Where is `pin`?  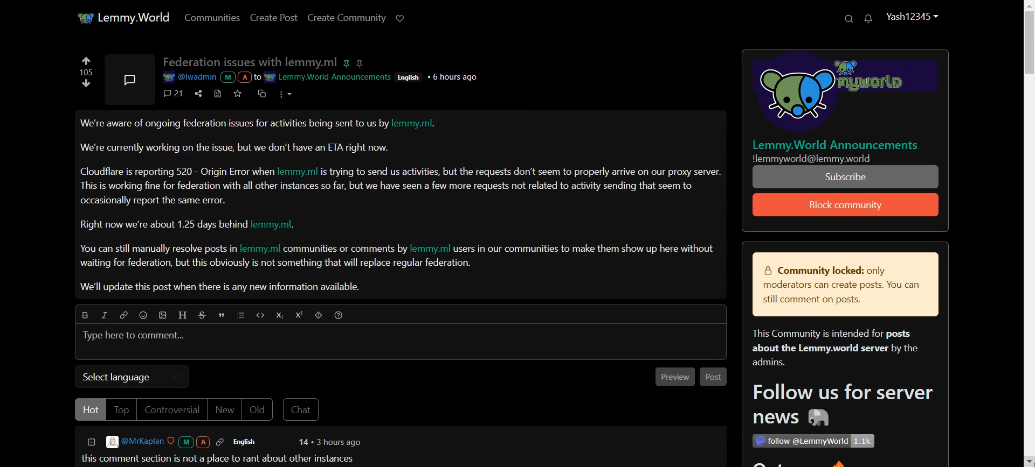 pin is located at coordinates (348, 64).